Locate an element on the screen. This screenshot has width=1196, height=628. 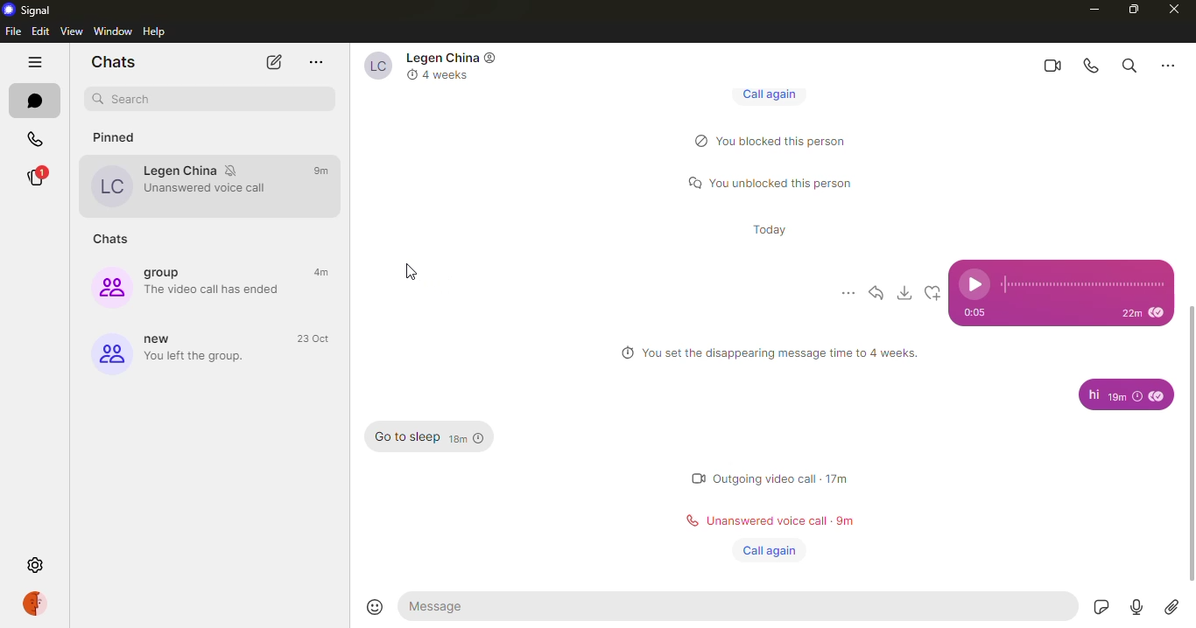
search is located at coordinates (1128, 65).